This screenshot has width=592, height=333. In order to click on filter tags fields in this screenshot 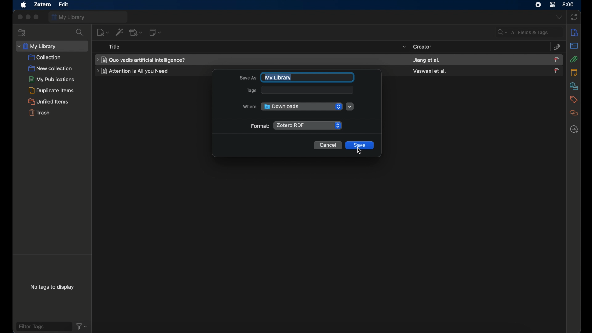, I will do `click(43, 326)`.